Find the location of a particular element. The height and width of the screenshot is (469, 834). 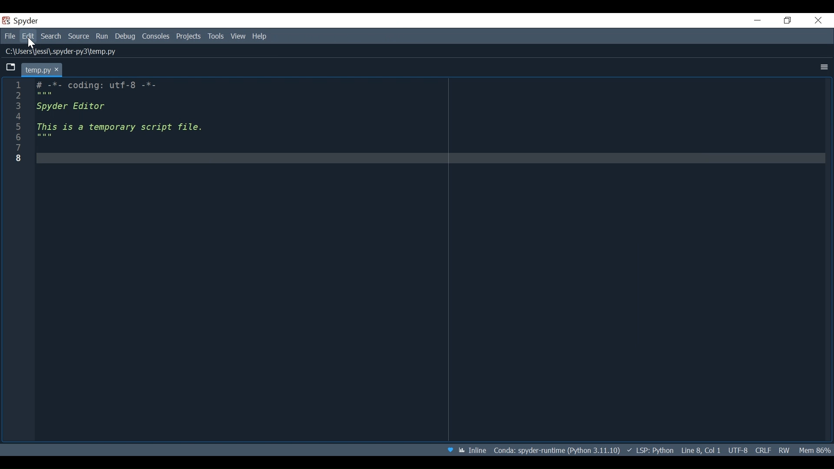

Language is located at coordinates (650, 449).